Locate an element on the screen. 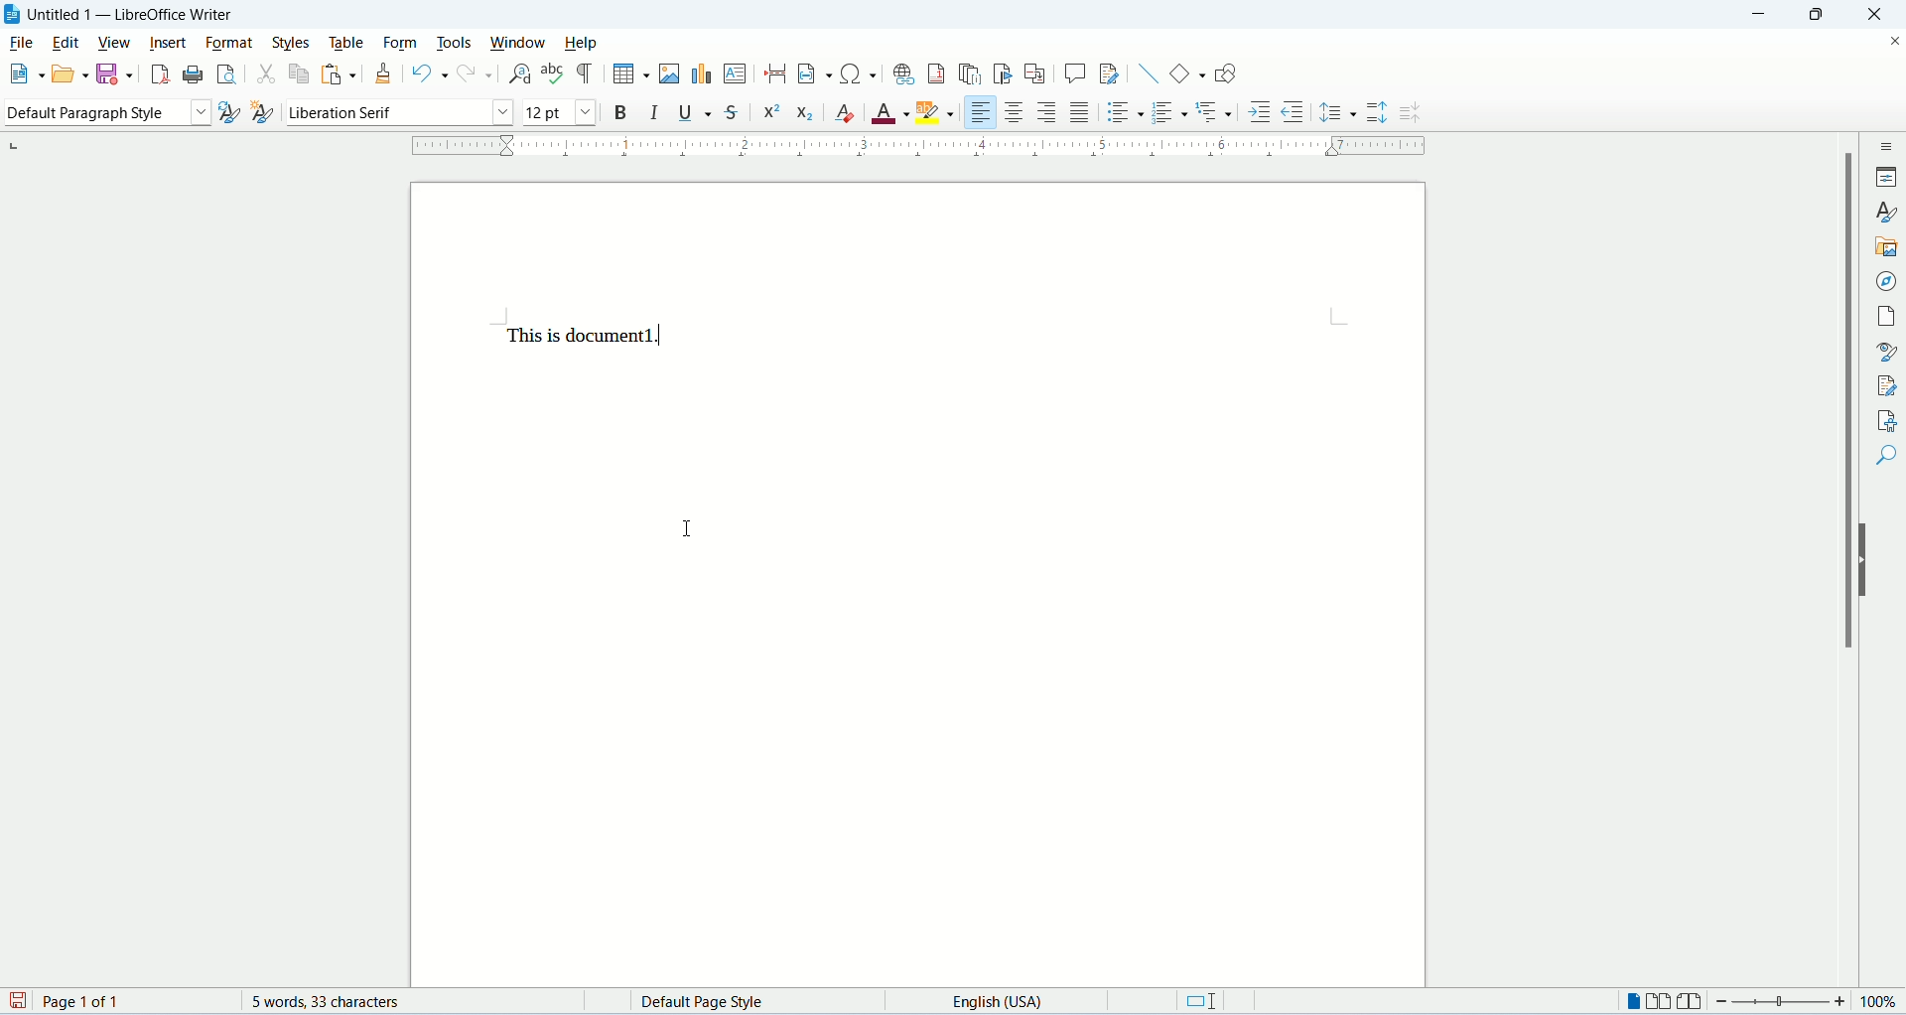 Image resolution: width=1906 pixels, height=1015 pixels. print is located at coordinates (190, 74).